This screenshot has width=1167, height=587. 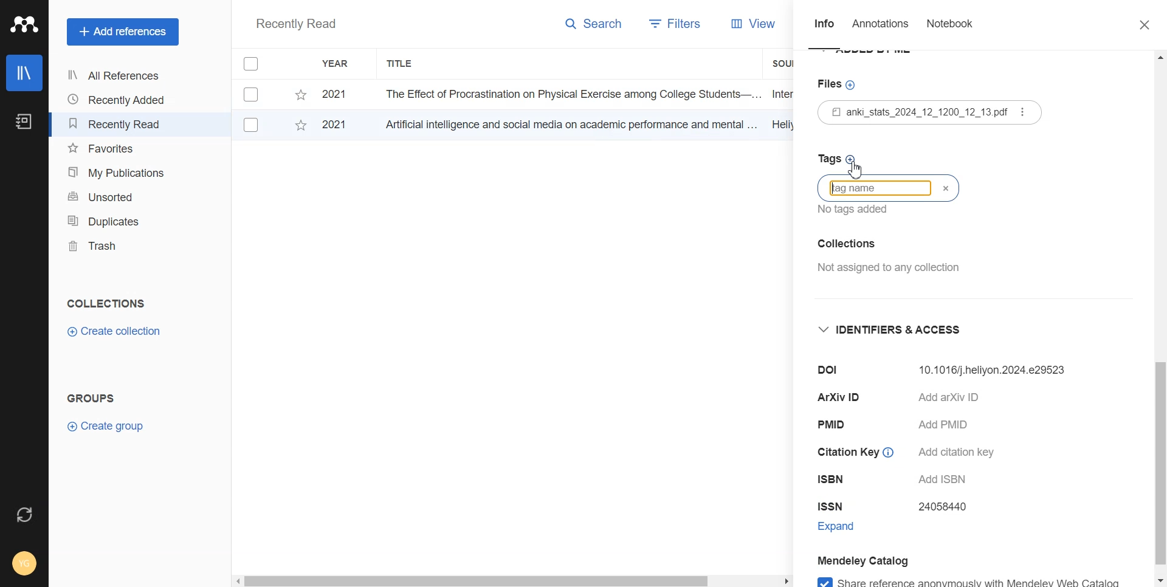 I want to click on Unsorted, so click(x=120, y=196).